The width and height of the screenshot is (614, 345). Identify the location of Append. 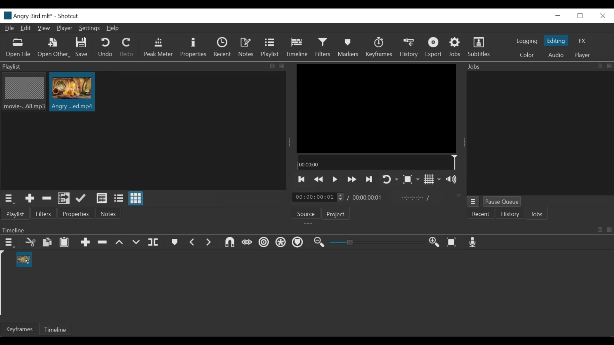
(85, 243).